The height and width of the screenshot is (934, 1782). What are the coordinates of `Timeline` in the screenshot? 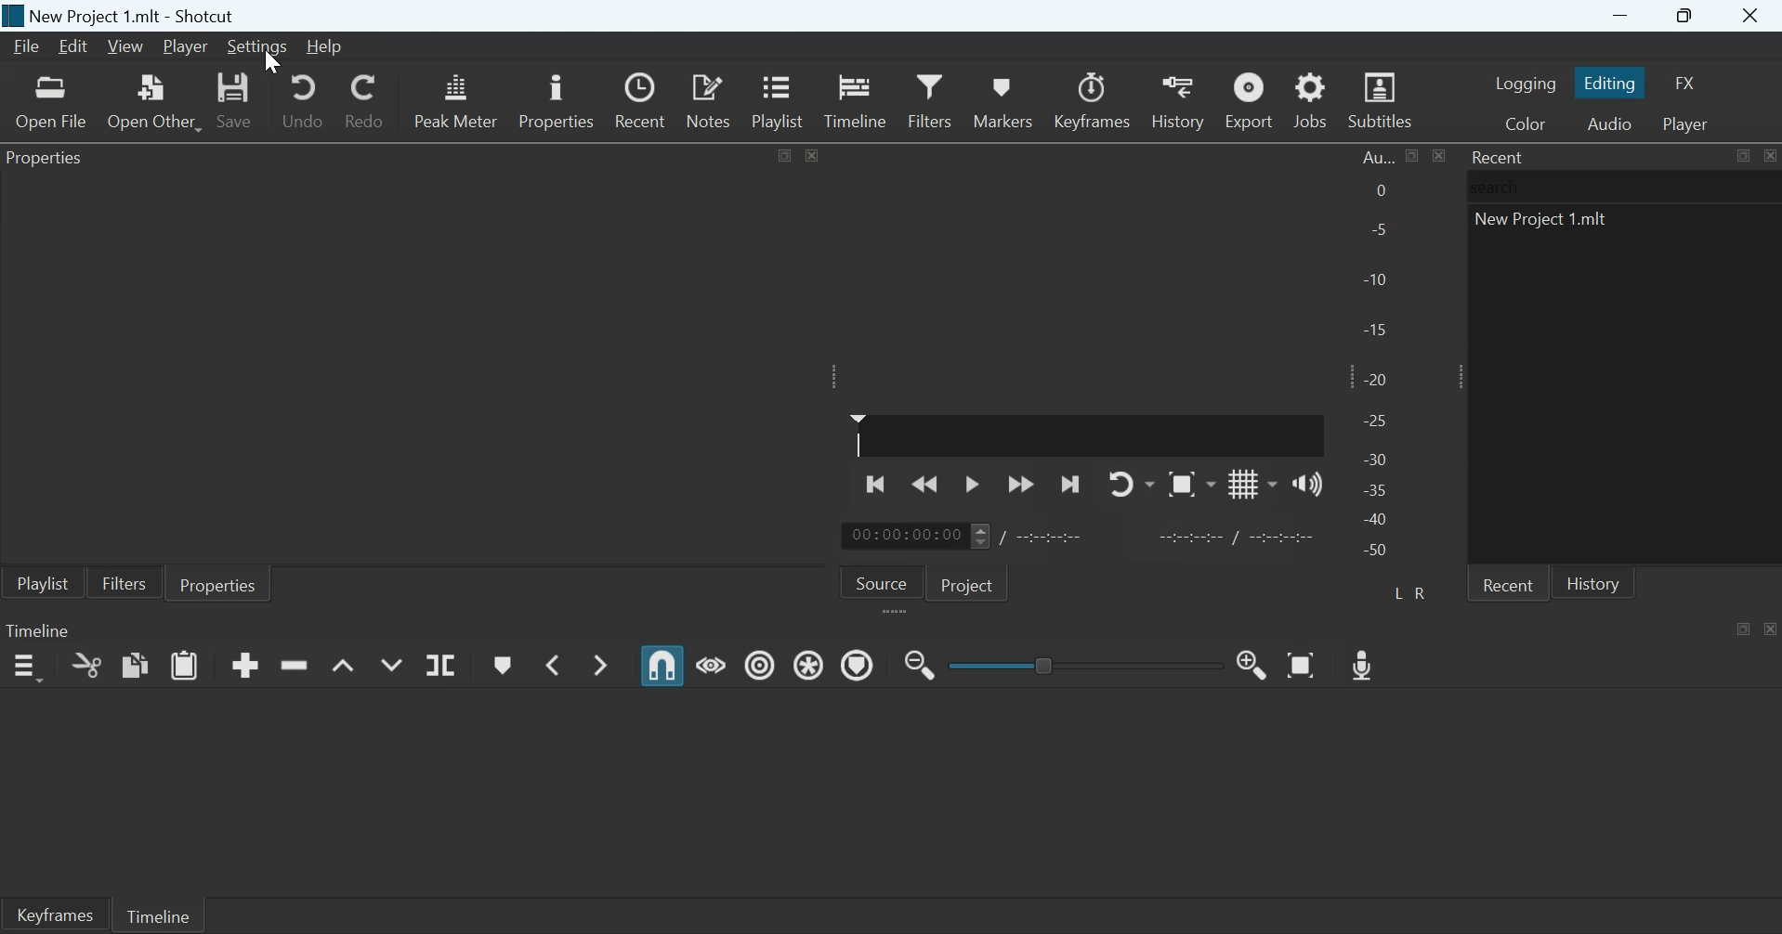 It's located at (856, 98).